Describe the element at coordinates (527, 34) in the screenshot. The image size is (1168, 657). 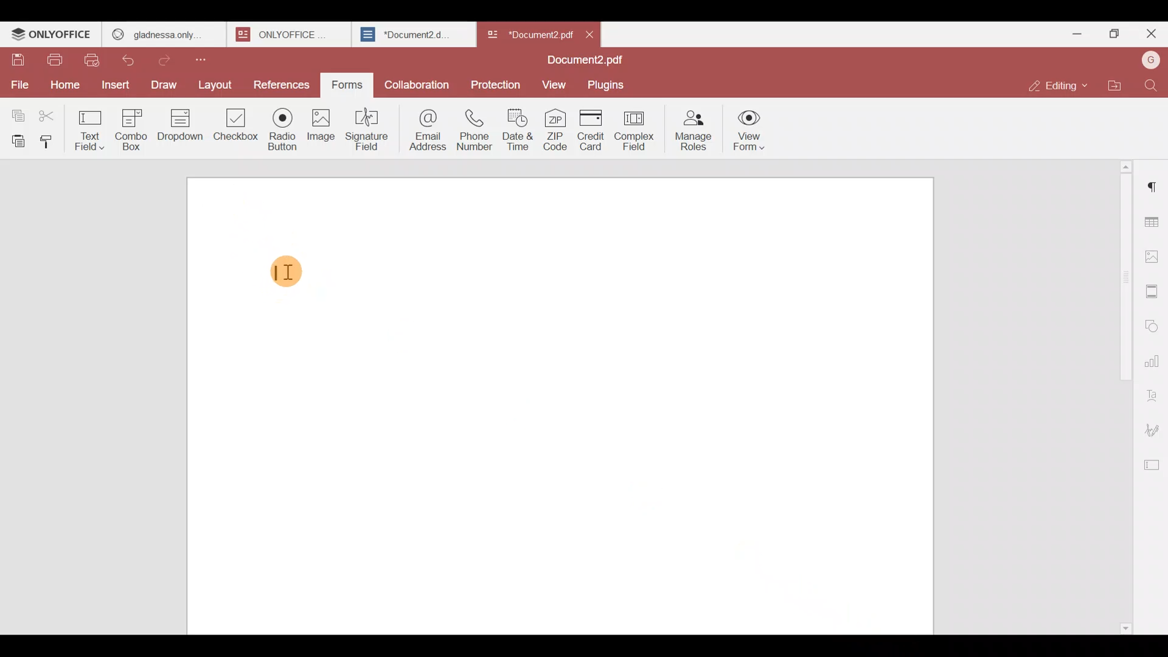
I see `*Document2 pd` at that location.